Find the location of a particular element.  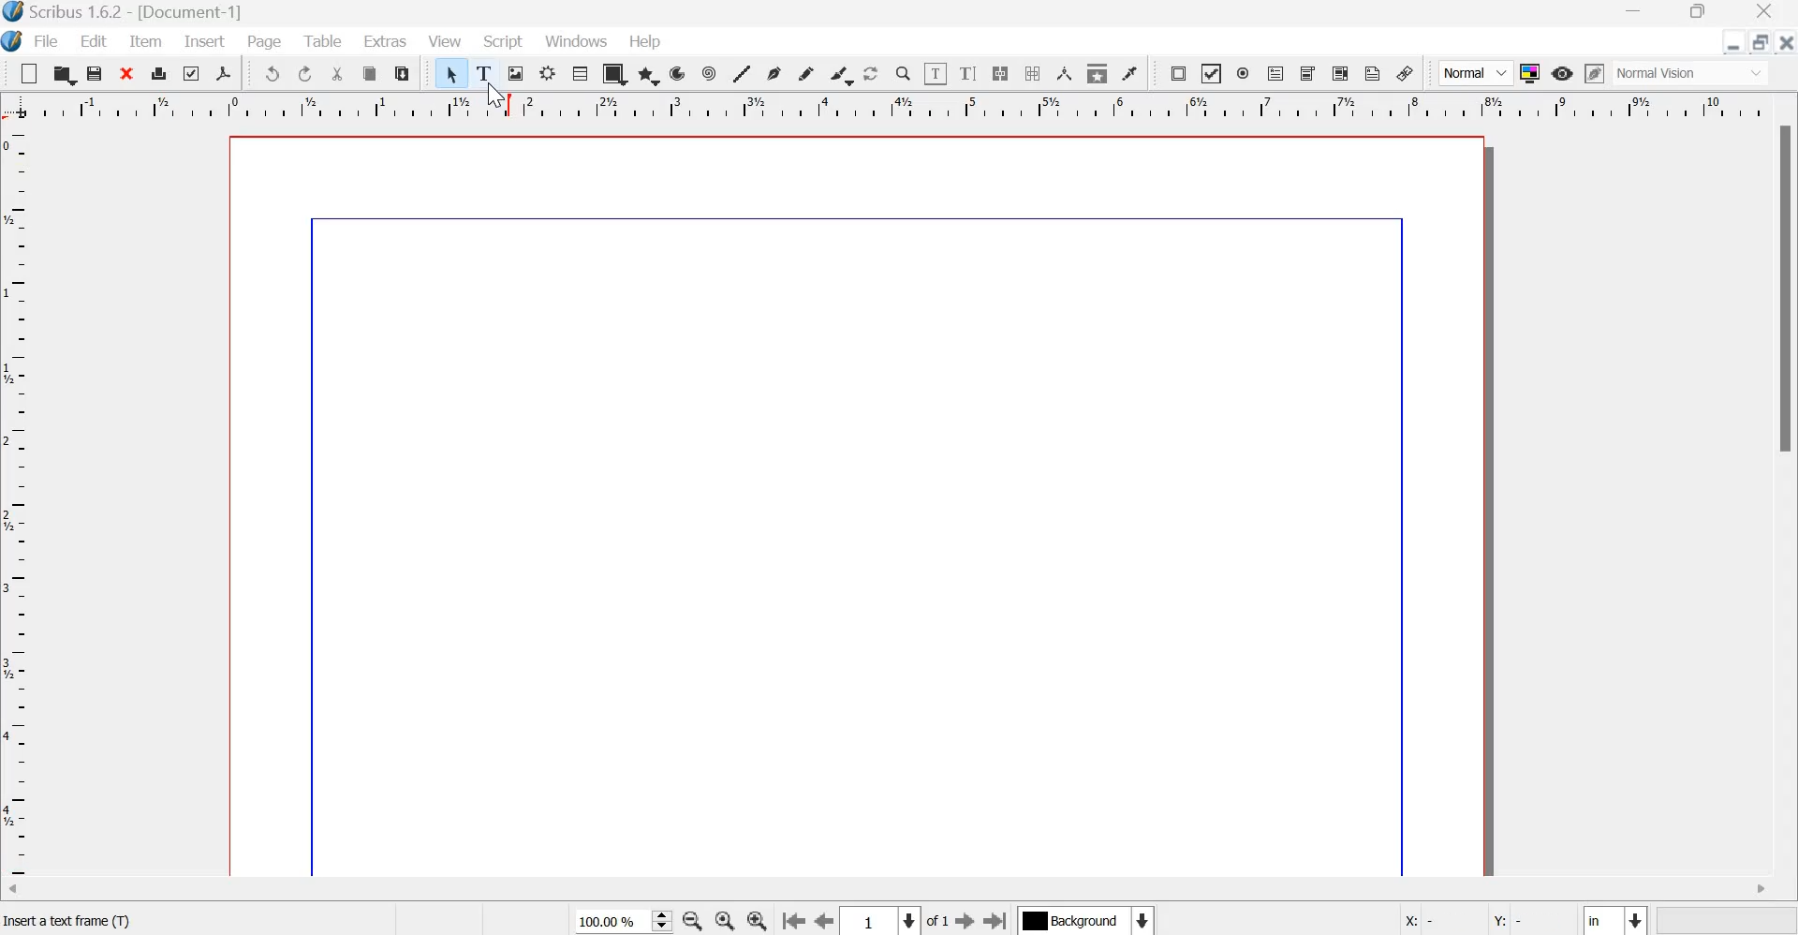

Scrollbar is located at coordinates (1787, 290).